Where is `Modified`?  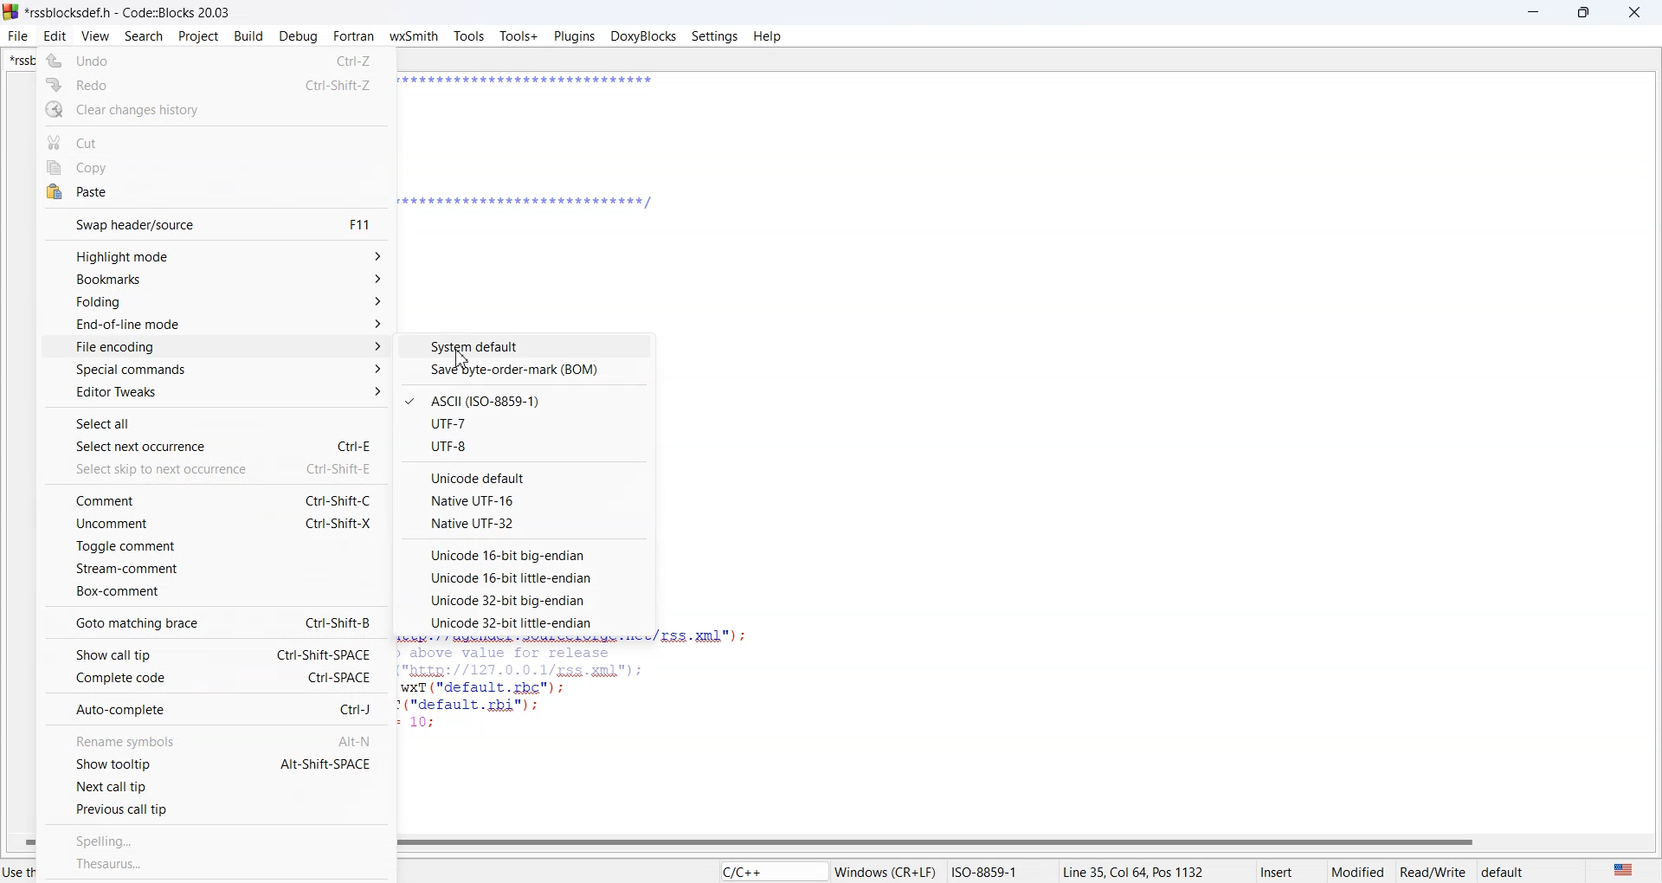
Modified is located at coordinates (1360, 870).